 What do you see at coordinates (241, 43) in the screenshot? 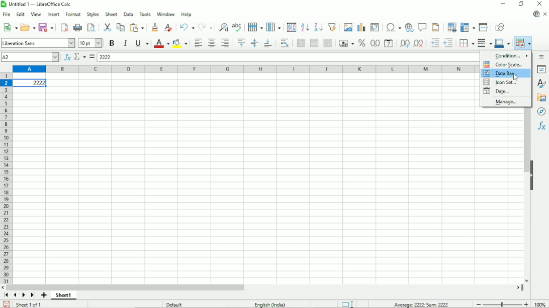
I see `Align top` at bounding box center [241, 43].